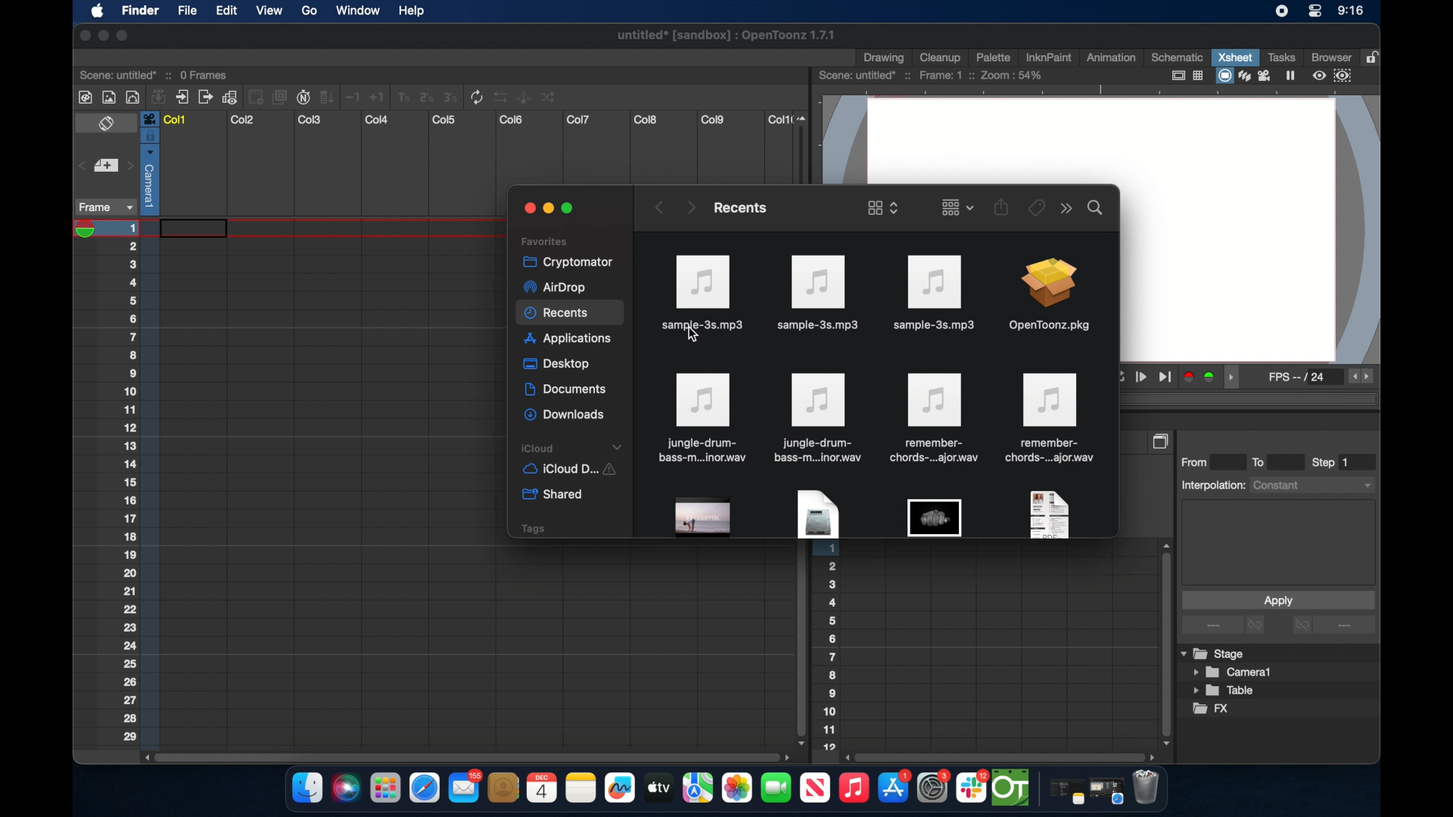 The height and width of the screenshot is (817, 1453). I want to click on next, so click(690, 207).